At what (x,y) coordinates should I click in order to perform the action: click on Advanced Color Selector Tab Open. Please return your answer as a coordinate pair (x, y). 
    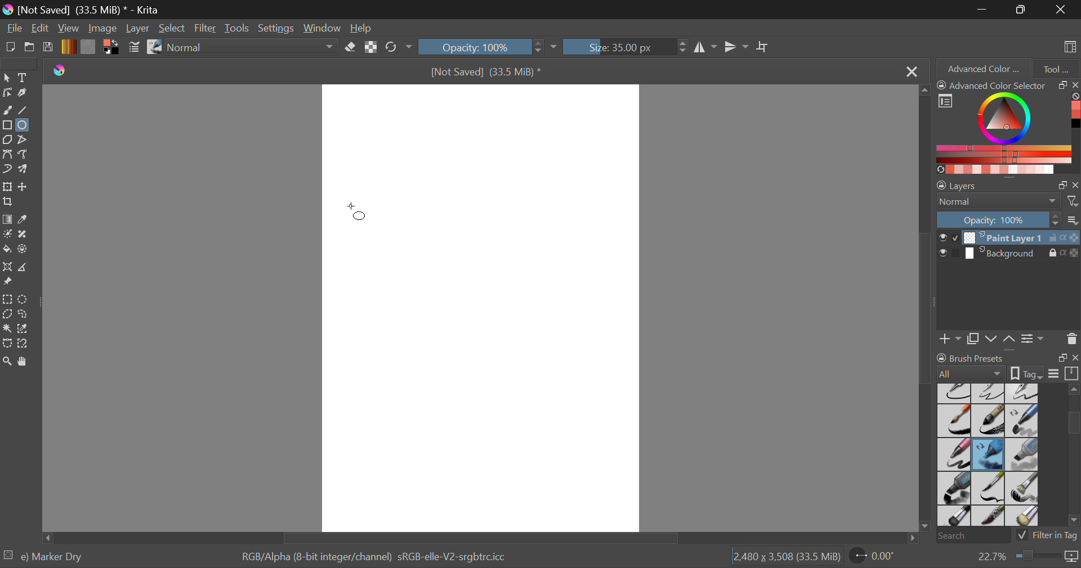
    Looking at the image, I should click on (982, 68).